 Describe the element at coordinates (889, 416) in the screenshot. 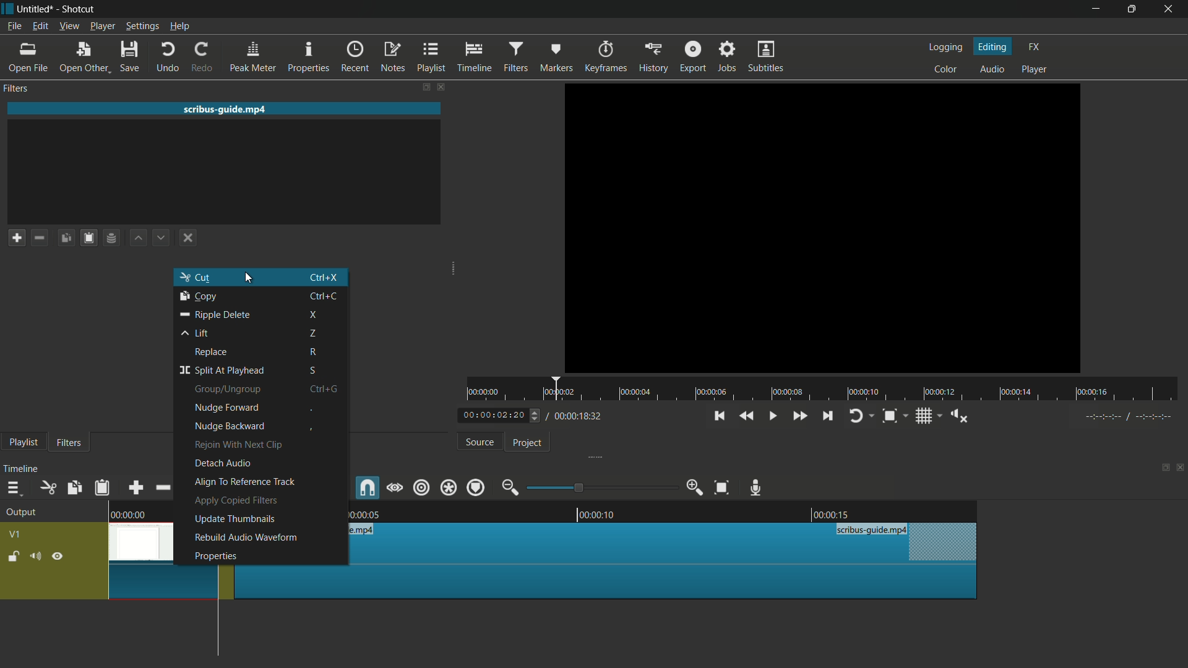

I see `toggle zoom` at that location.